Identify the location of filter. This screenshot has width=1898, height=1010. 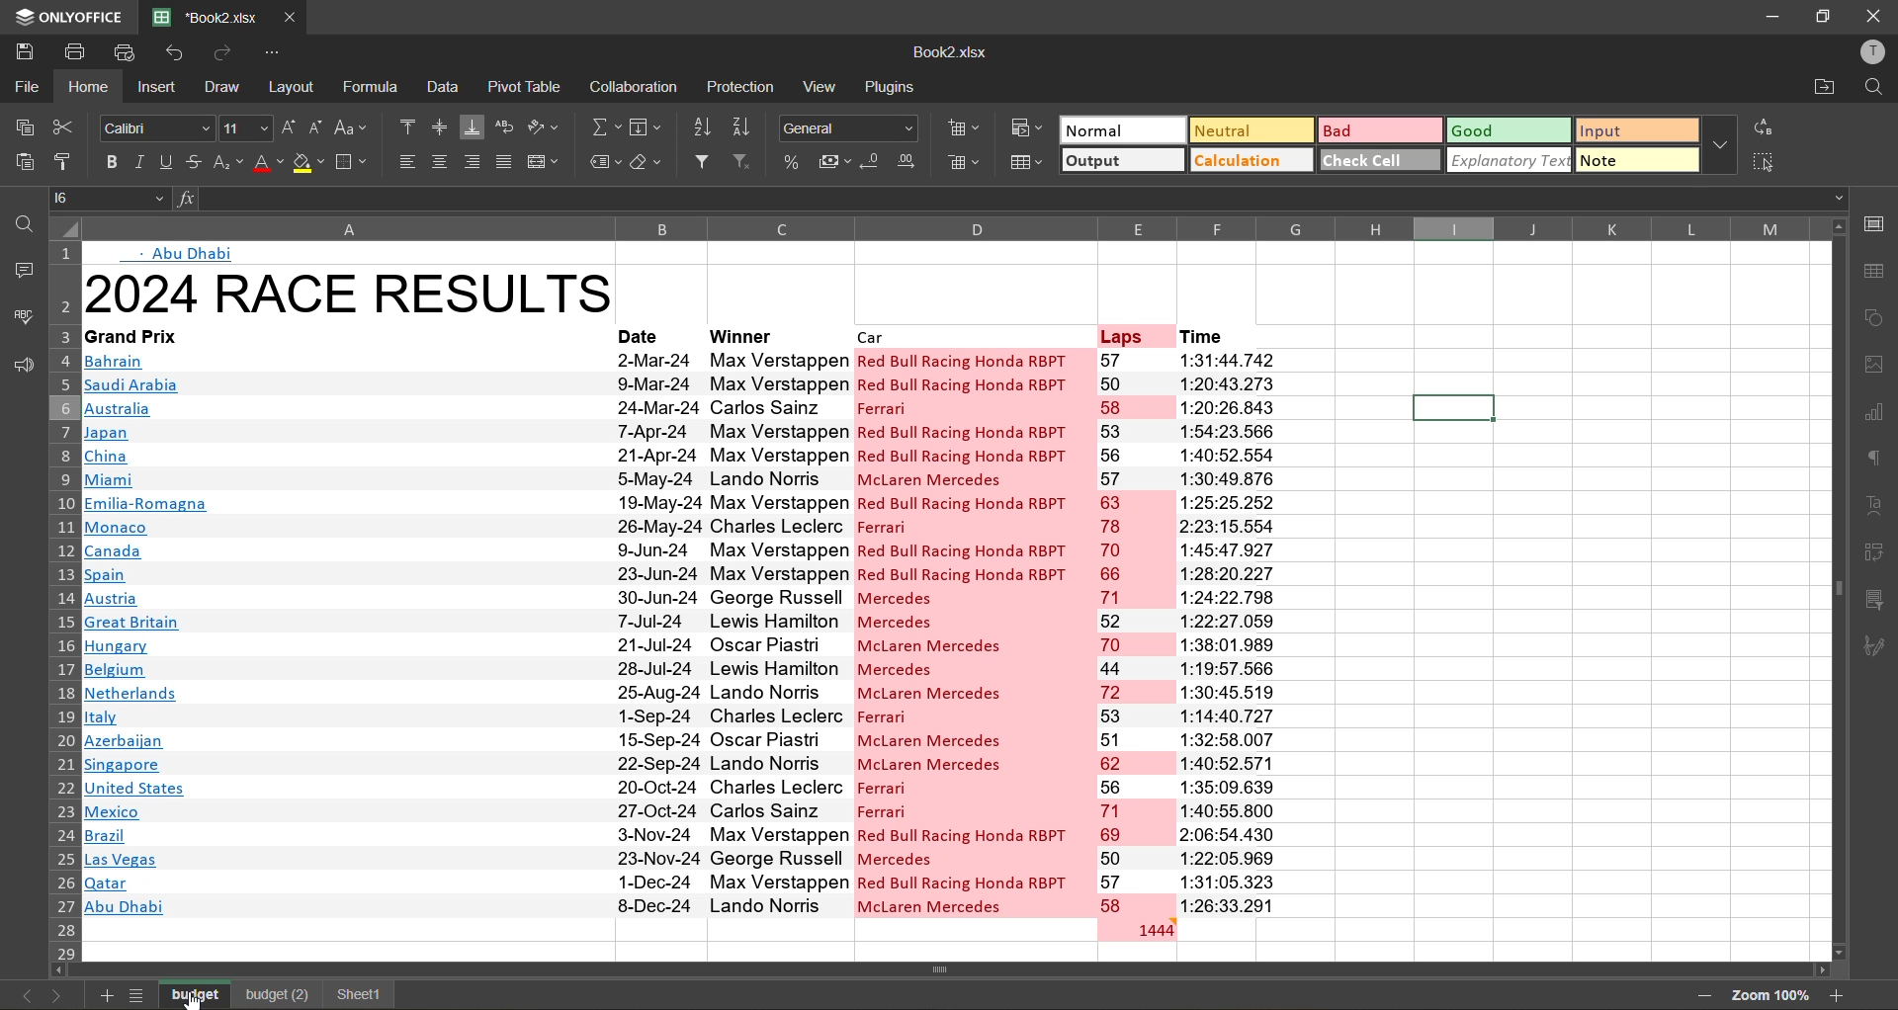
(707, 164).